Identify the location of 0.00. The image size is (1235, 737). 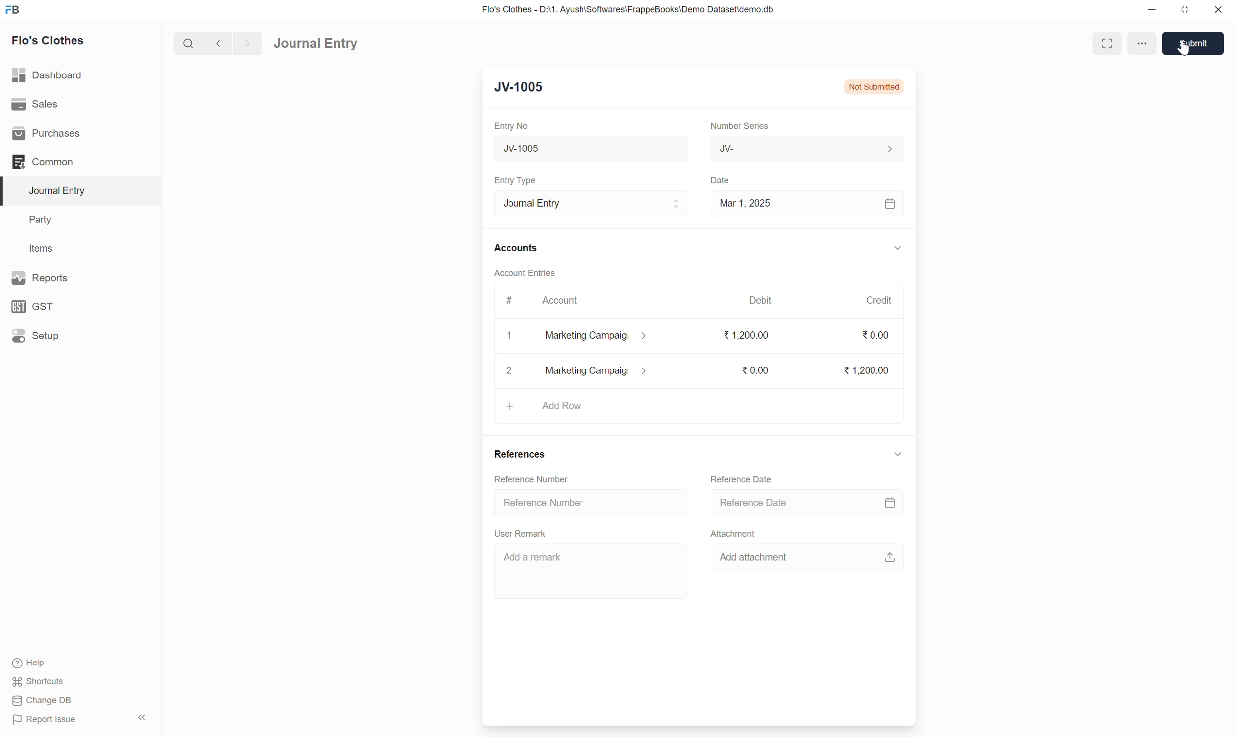
(753, 369).